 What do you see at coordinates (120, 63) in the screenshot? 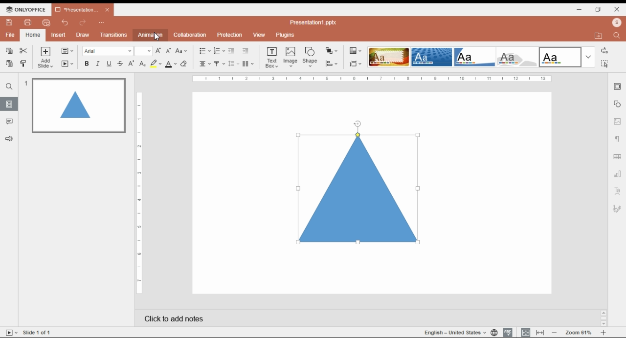
I see `strikethrough` at bounding box center [120, 63].